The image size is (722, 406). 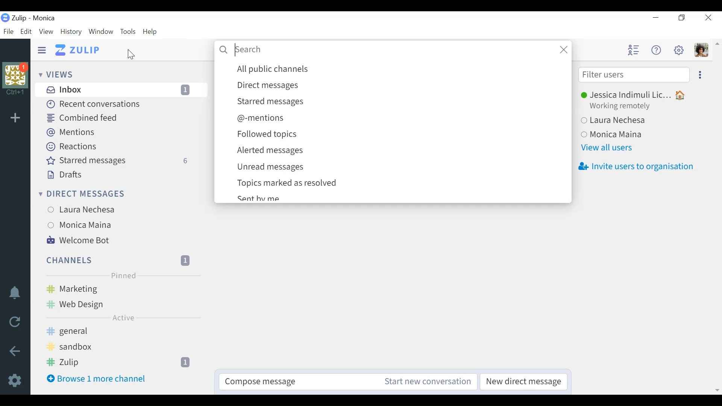 What do you see at coordinates (120, 89) in the screenshot?
I see `Inbox` at bounding box center [120, 89].